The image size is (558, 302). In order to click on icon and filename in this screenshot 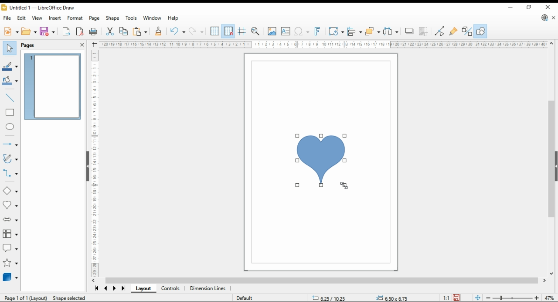, I will do `click(38, 7)`.